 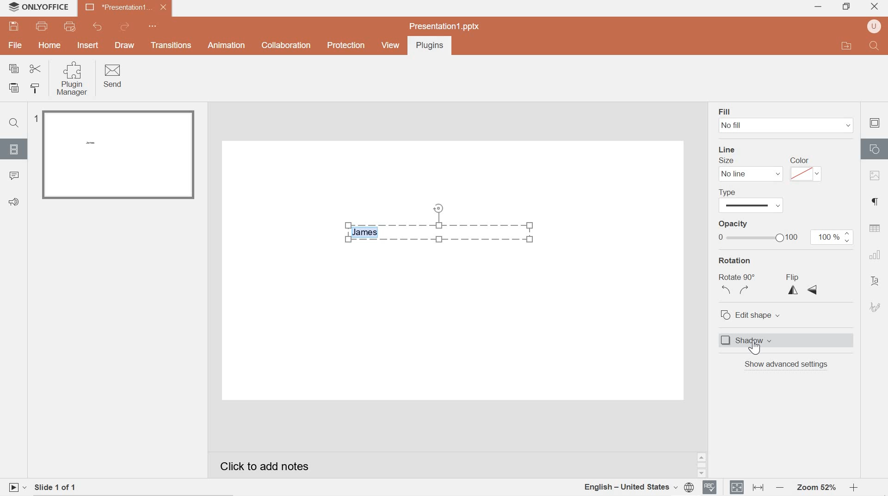 What do you see at coordinates (876, 5) in the screenshot?
I see `close` at bounding box center [876, 5].